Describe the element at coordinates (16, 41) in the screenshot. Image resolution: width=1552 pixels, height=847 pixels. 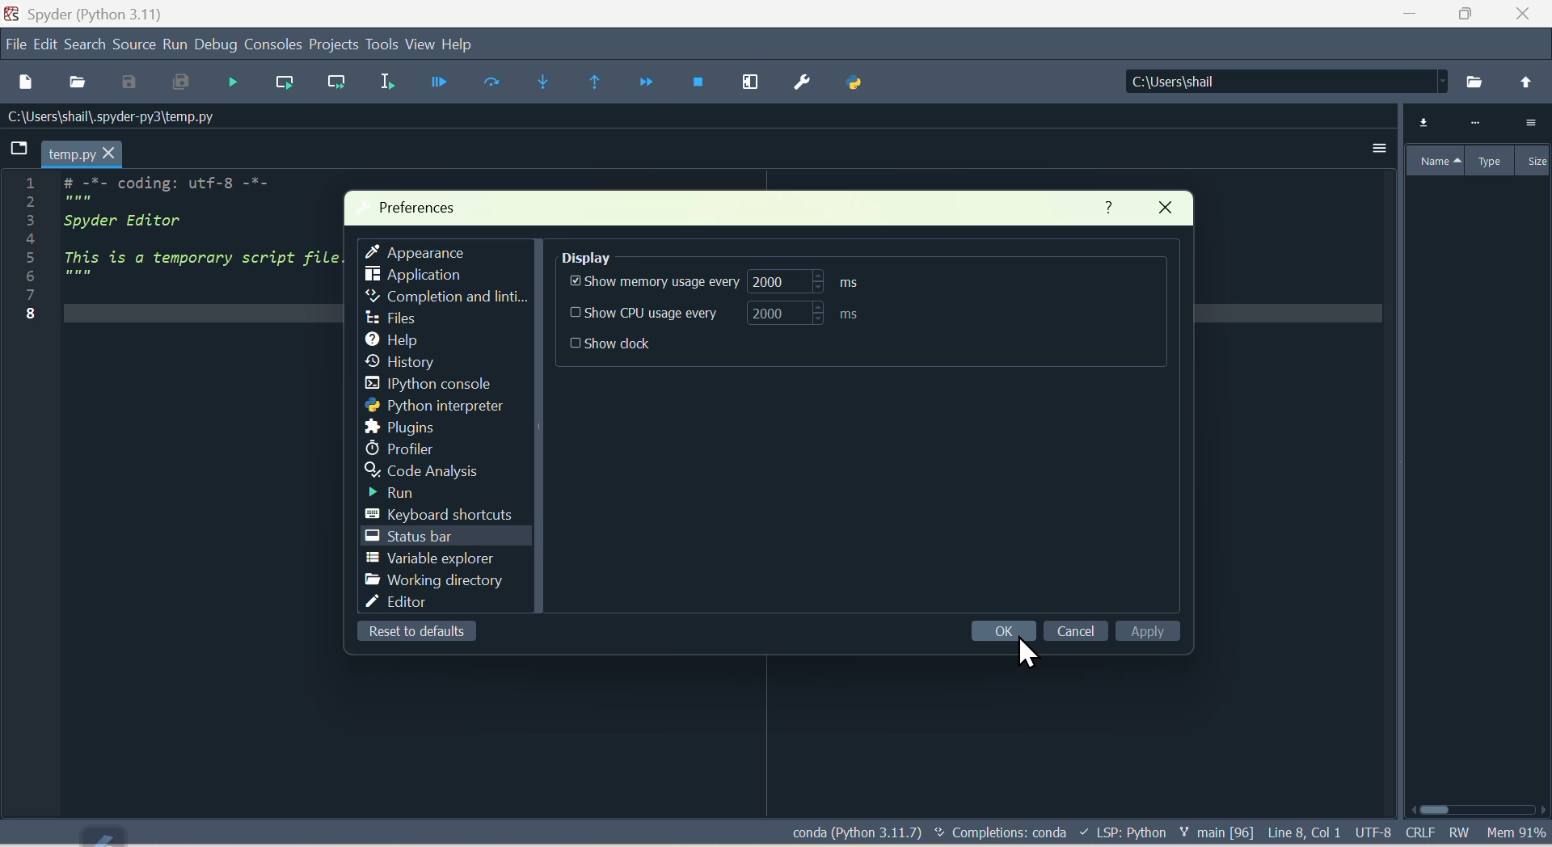
I see `file` at that location.